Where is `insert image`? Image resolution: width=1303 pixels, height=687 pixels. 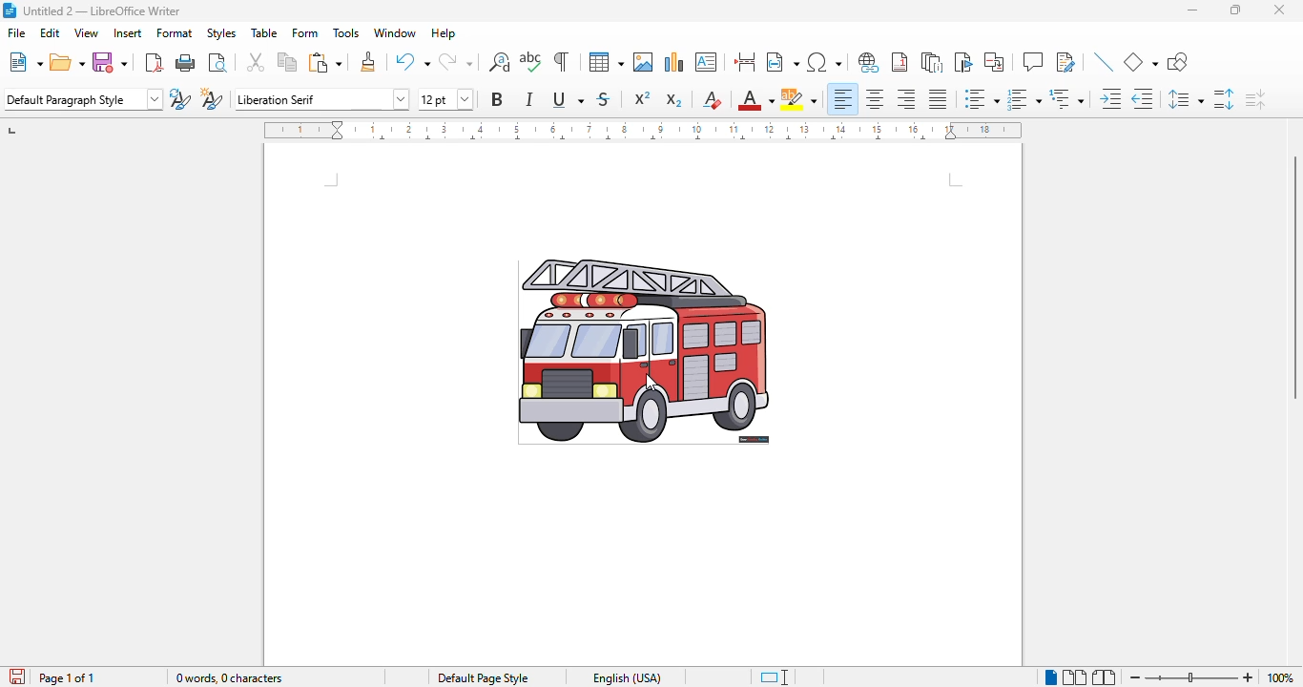
insert image is located at coordinates (644, 62).